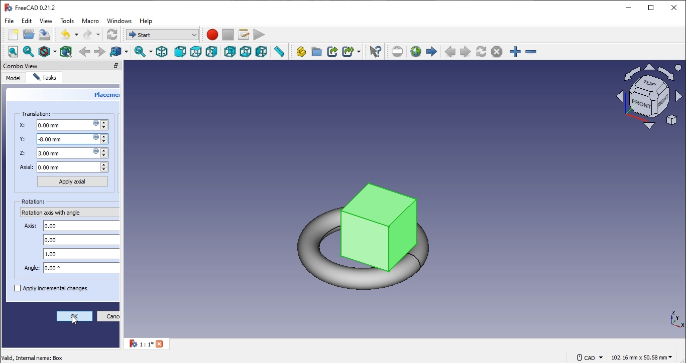  What do you see at coordinates (71, 226) in the screenshot?
I see `axis` at bounding box center [71, 226].